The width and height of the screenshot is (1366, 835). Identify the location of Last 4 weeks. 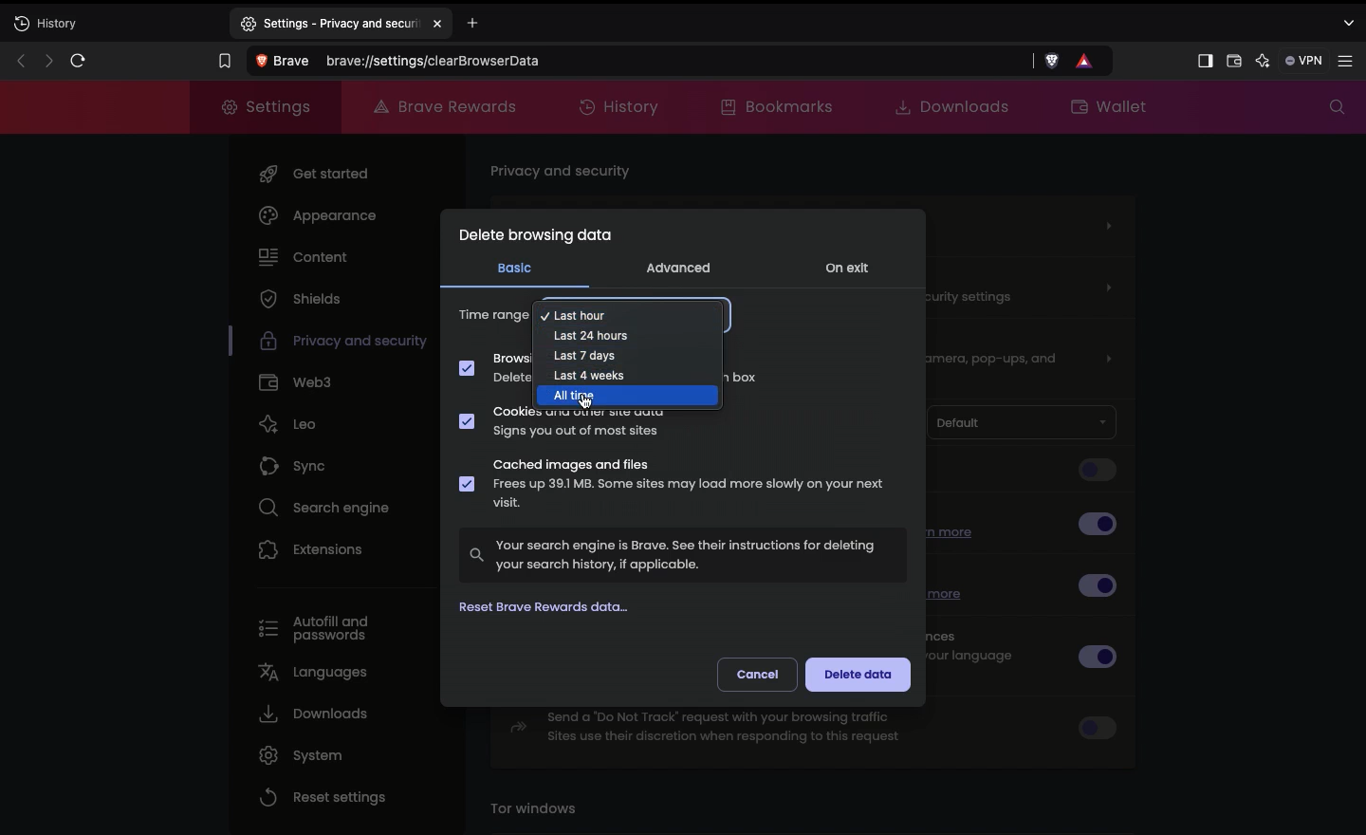
(591, 378).